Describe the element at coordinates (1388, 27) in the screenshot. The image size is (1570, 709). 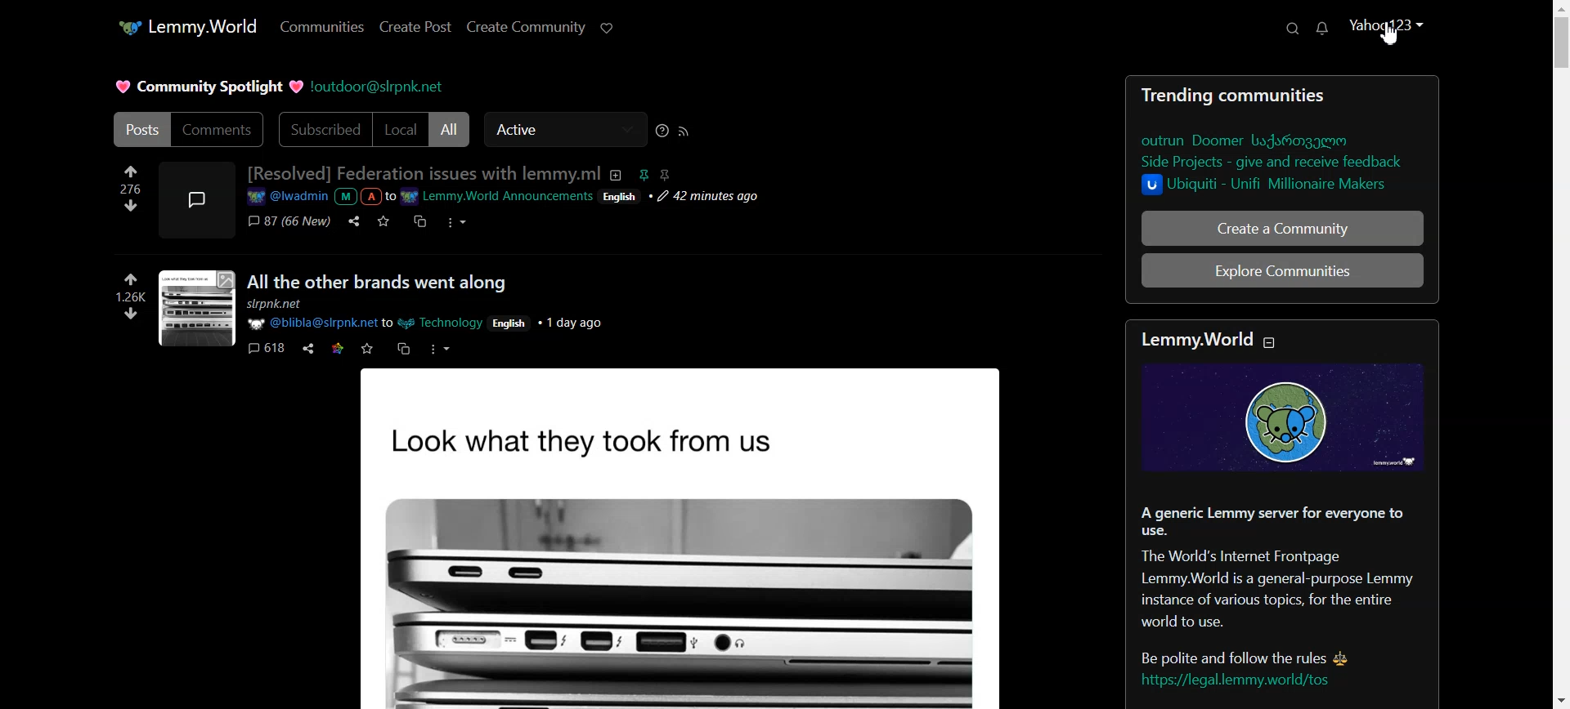
I see `yahoo123` at that location.